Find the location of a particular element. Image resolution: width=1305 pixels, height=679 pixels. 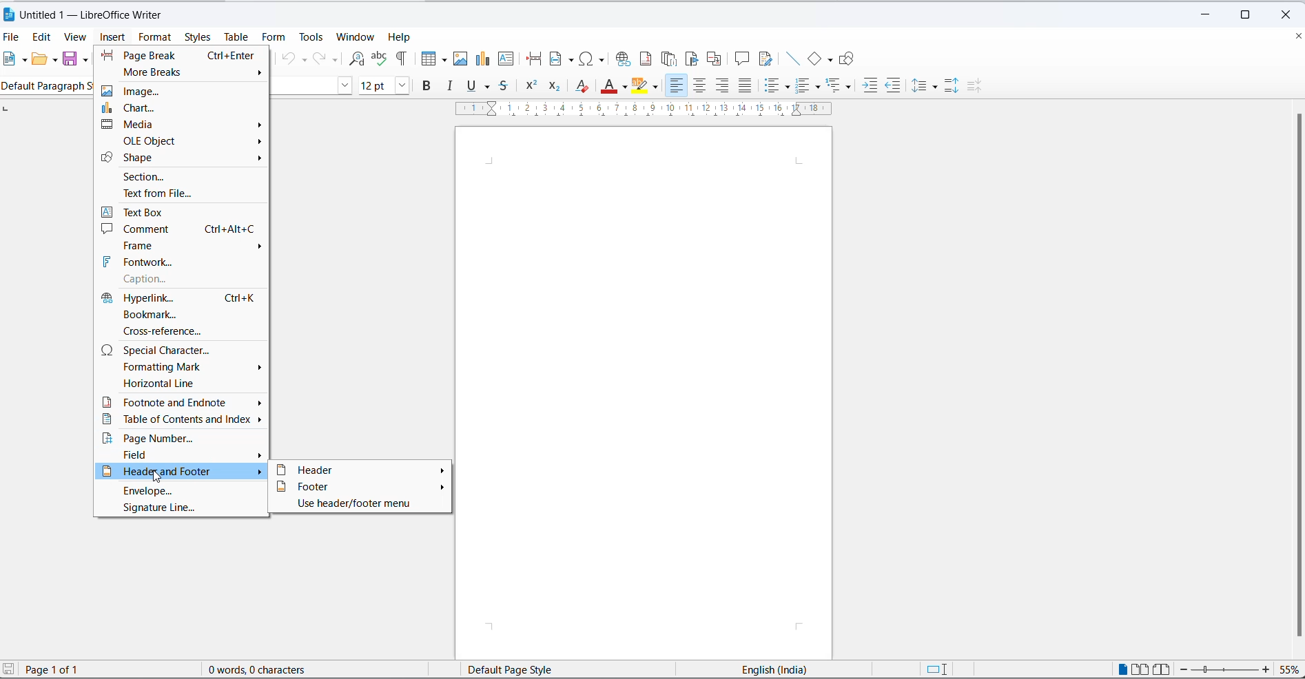

Default paragraph style is located at coordinates (51, 85).